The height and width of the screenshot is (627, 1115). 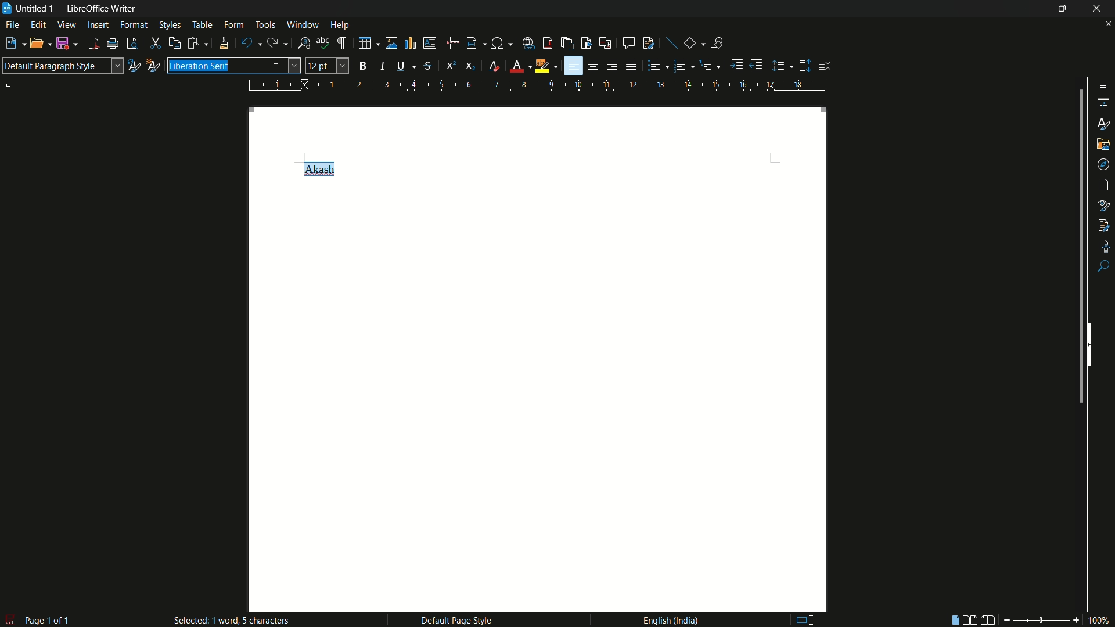 What do you see at coordinates (587, 43) in the screenshot?
I see `insert bookmark` at bounding box center [587, 43].